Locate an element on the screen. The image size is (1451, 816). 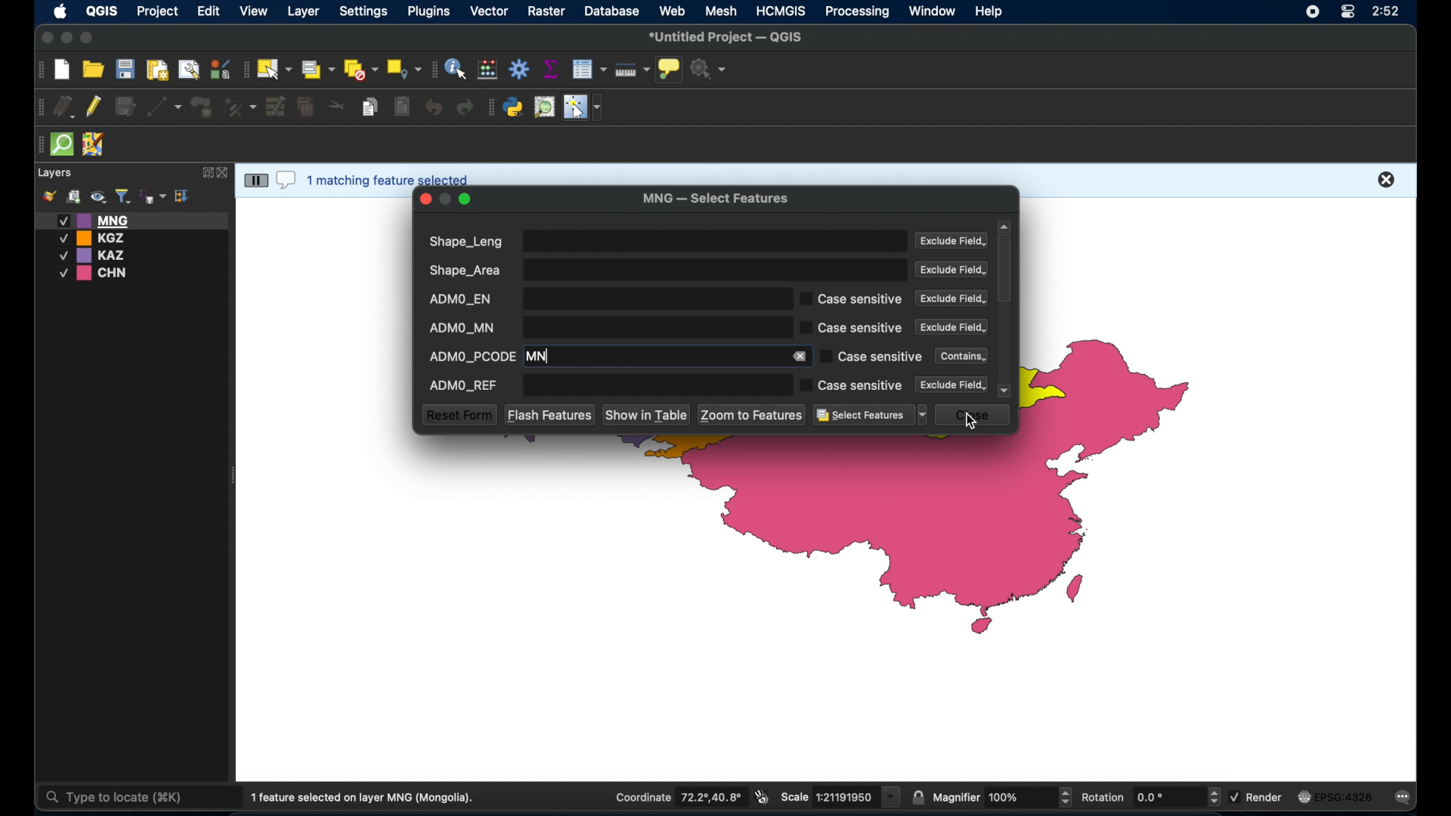
edit is located at coordinates (209, 12).